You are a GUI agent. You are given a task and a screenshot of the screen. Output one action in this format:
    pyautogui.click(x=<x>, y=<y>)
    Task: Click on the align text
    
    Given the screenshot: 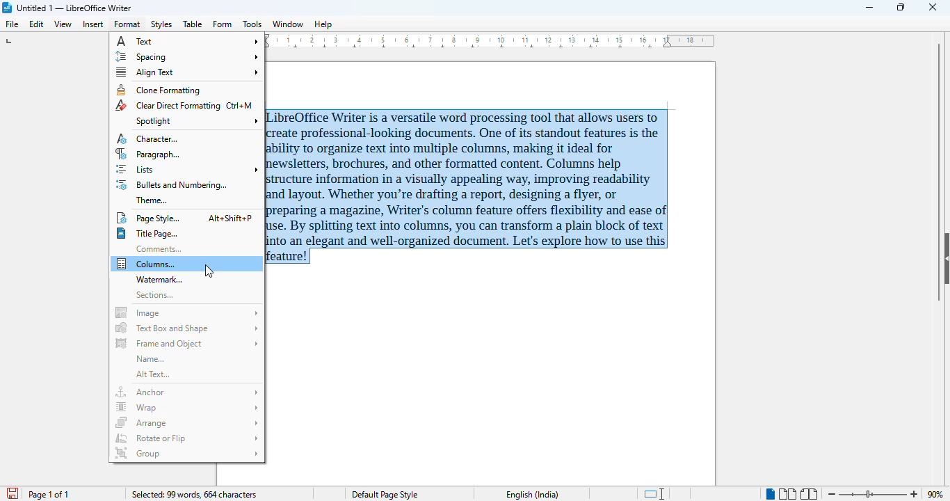 What is the action you would take?
    pyautogui.click(x=186, y=72)
    